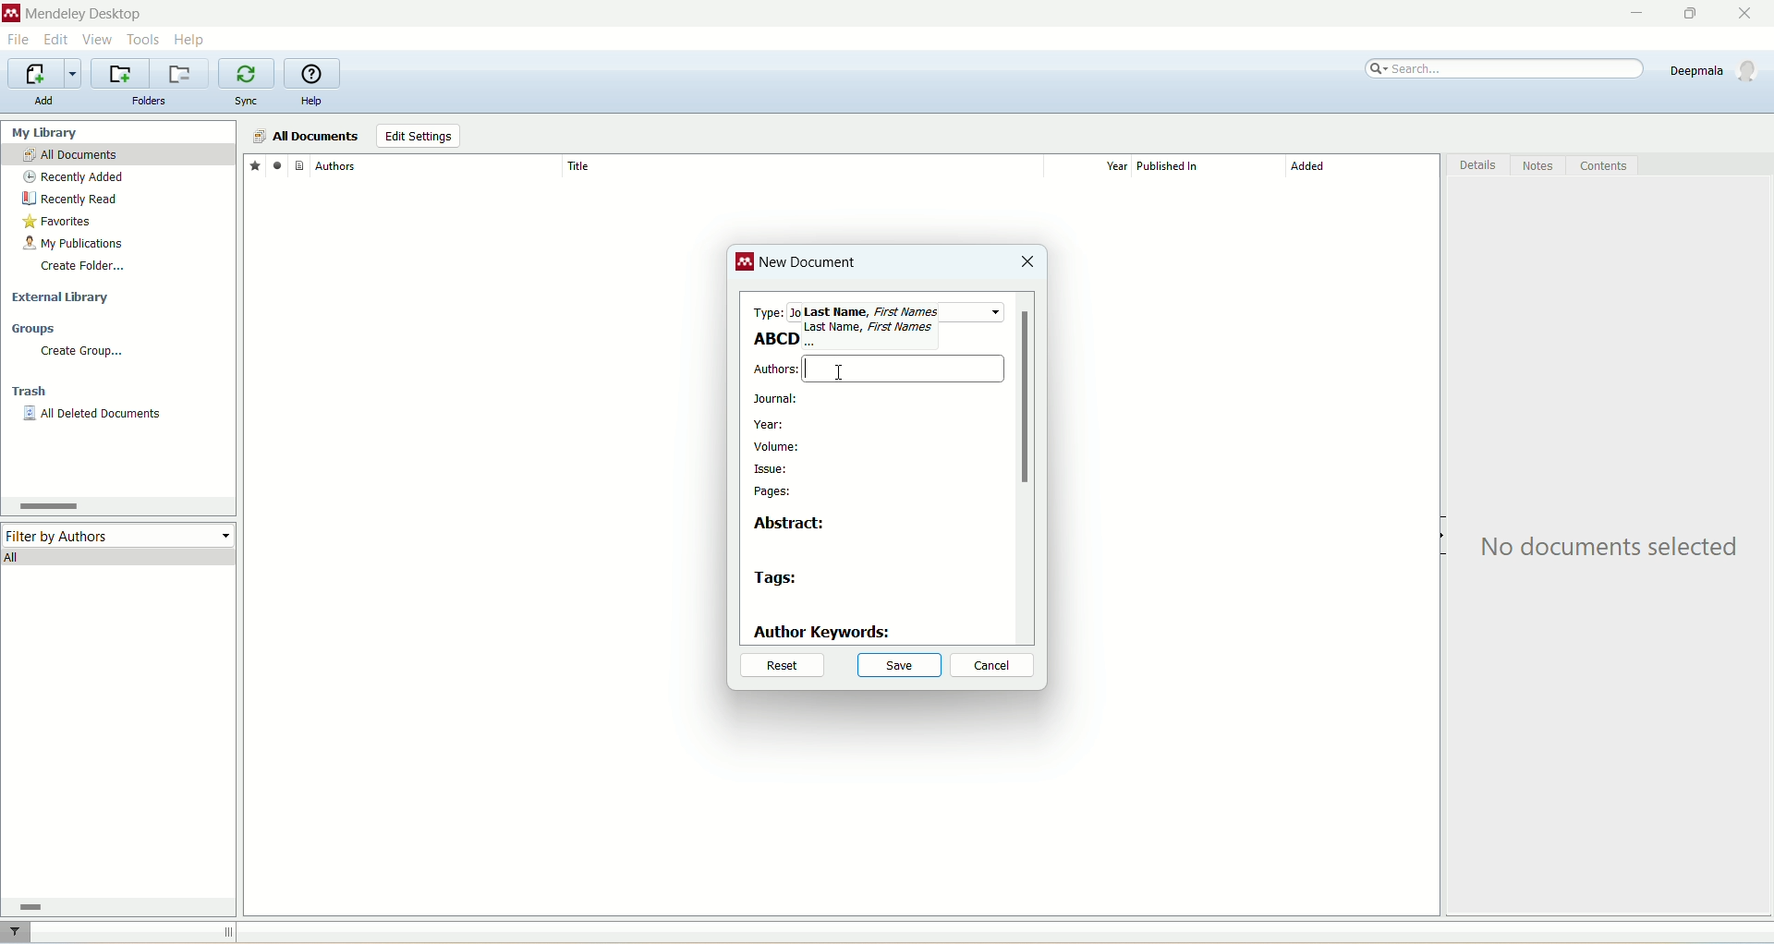  I want to click on sync, so click(249, 102).